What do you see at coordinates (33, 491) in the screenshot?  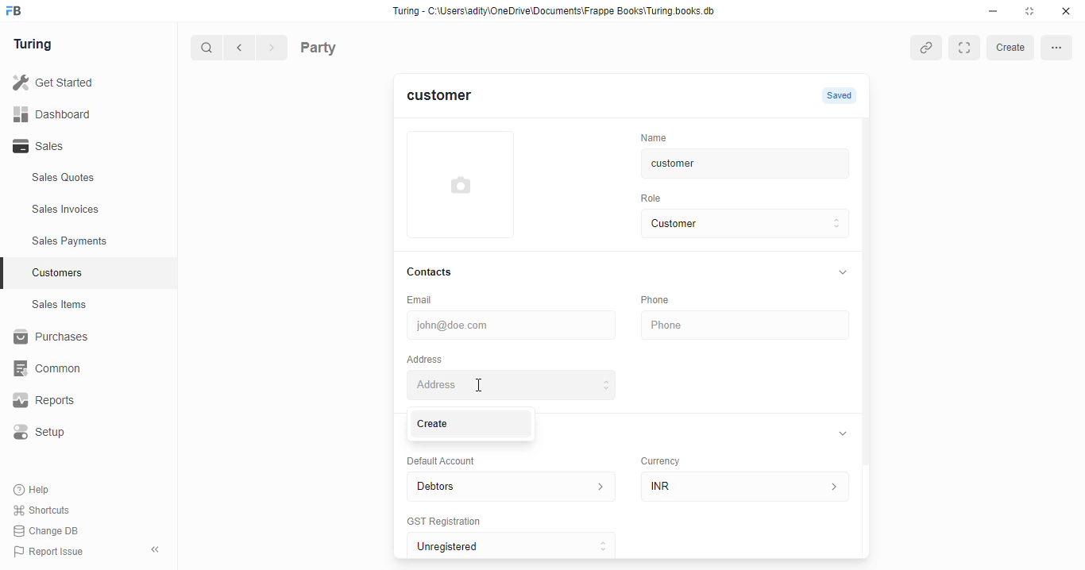 I see `Help` at bounding box center [33, 491].